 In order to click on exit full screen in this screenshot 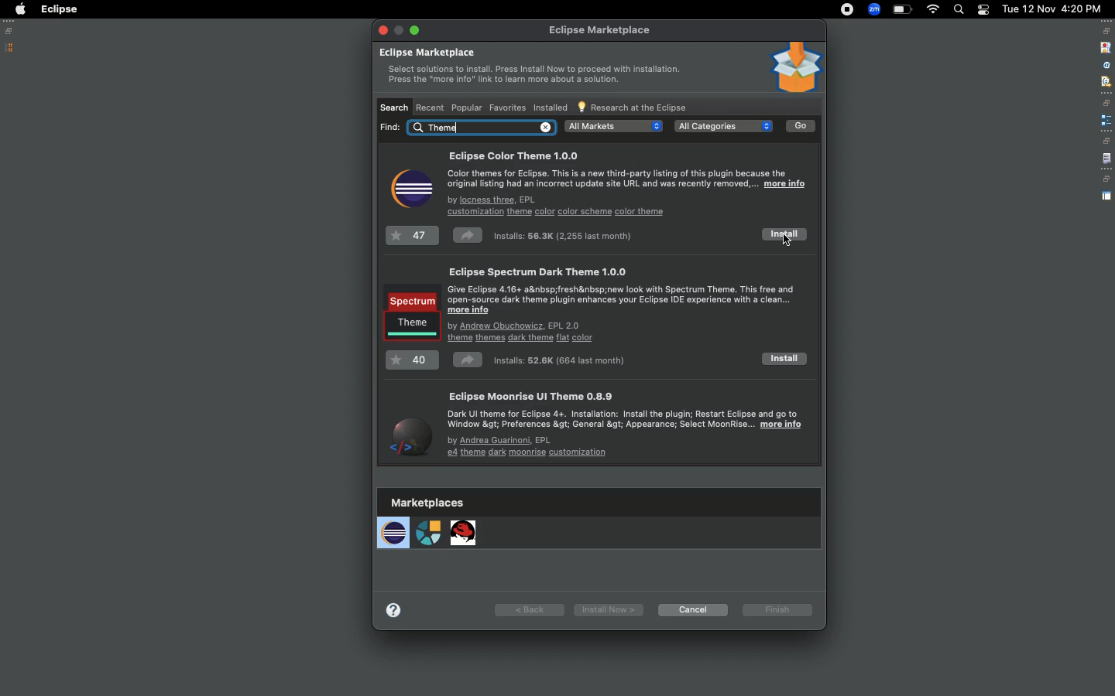, I will do `click(417, 30)`.